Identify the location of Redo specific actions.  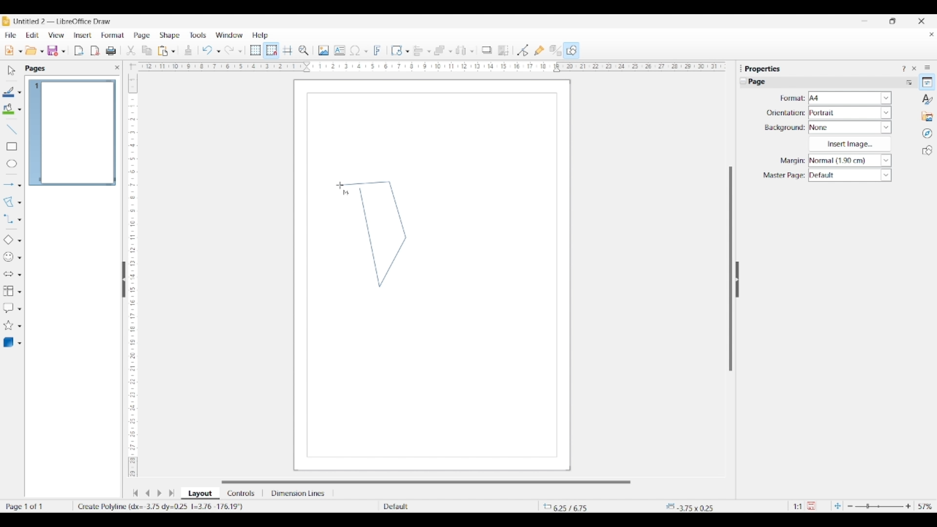
(240, 51).